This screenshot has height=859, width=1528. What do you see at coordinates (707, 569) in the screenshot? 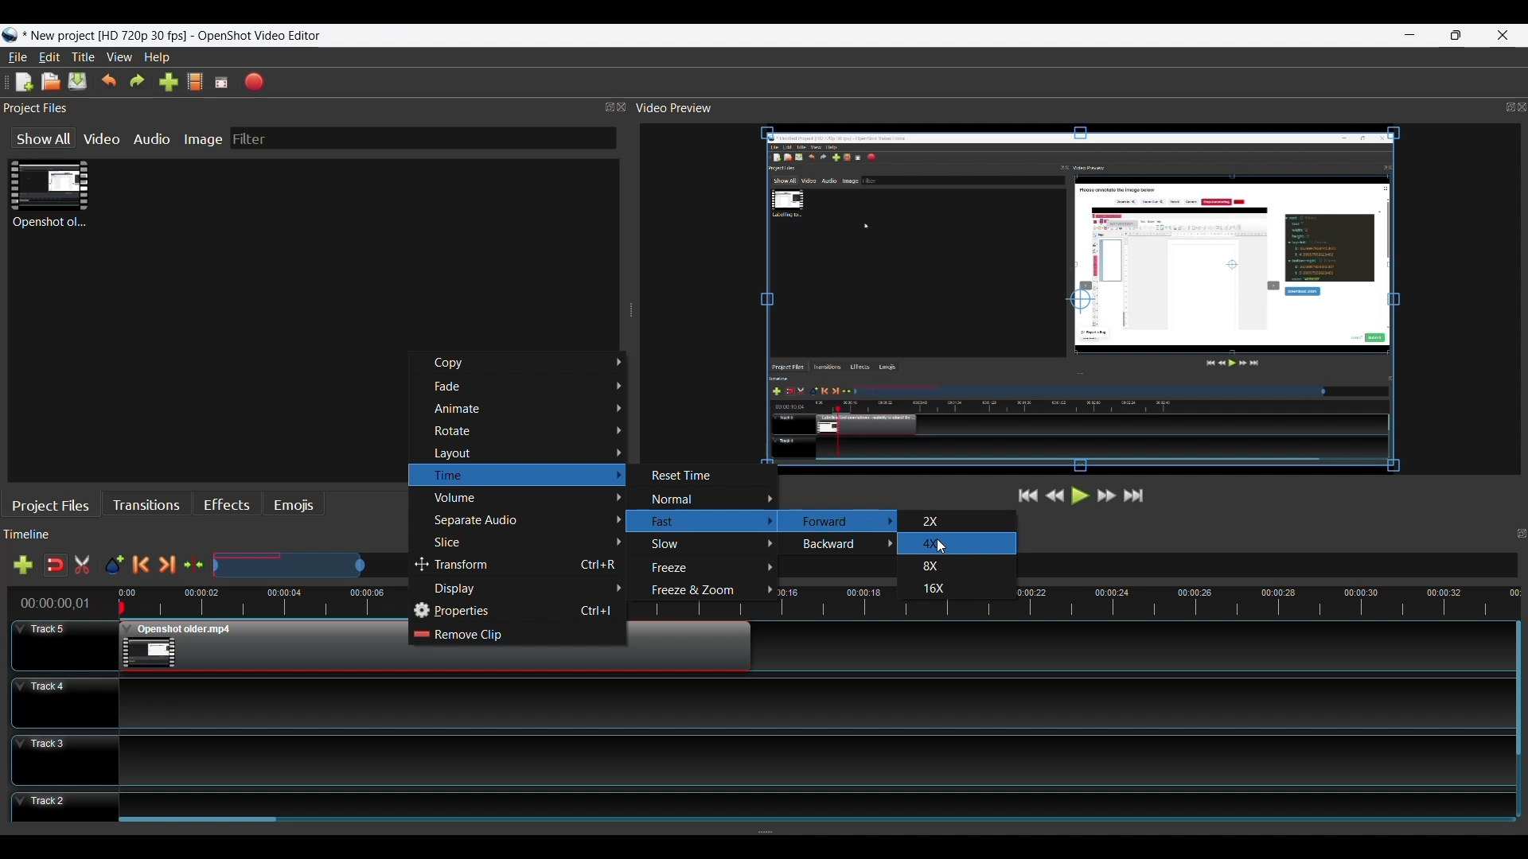
I see `Freeze` at bounding box center [707, 569].